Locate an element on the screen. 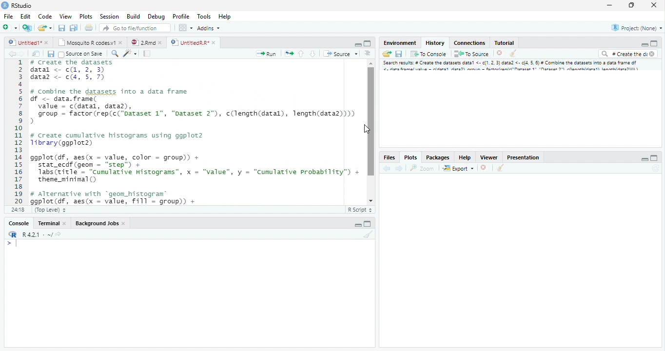 The height and width of the screenshot is (351, 665). Zoom is located at coordinates (115, 55).